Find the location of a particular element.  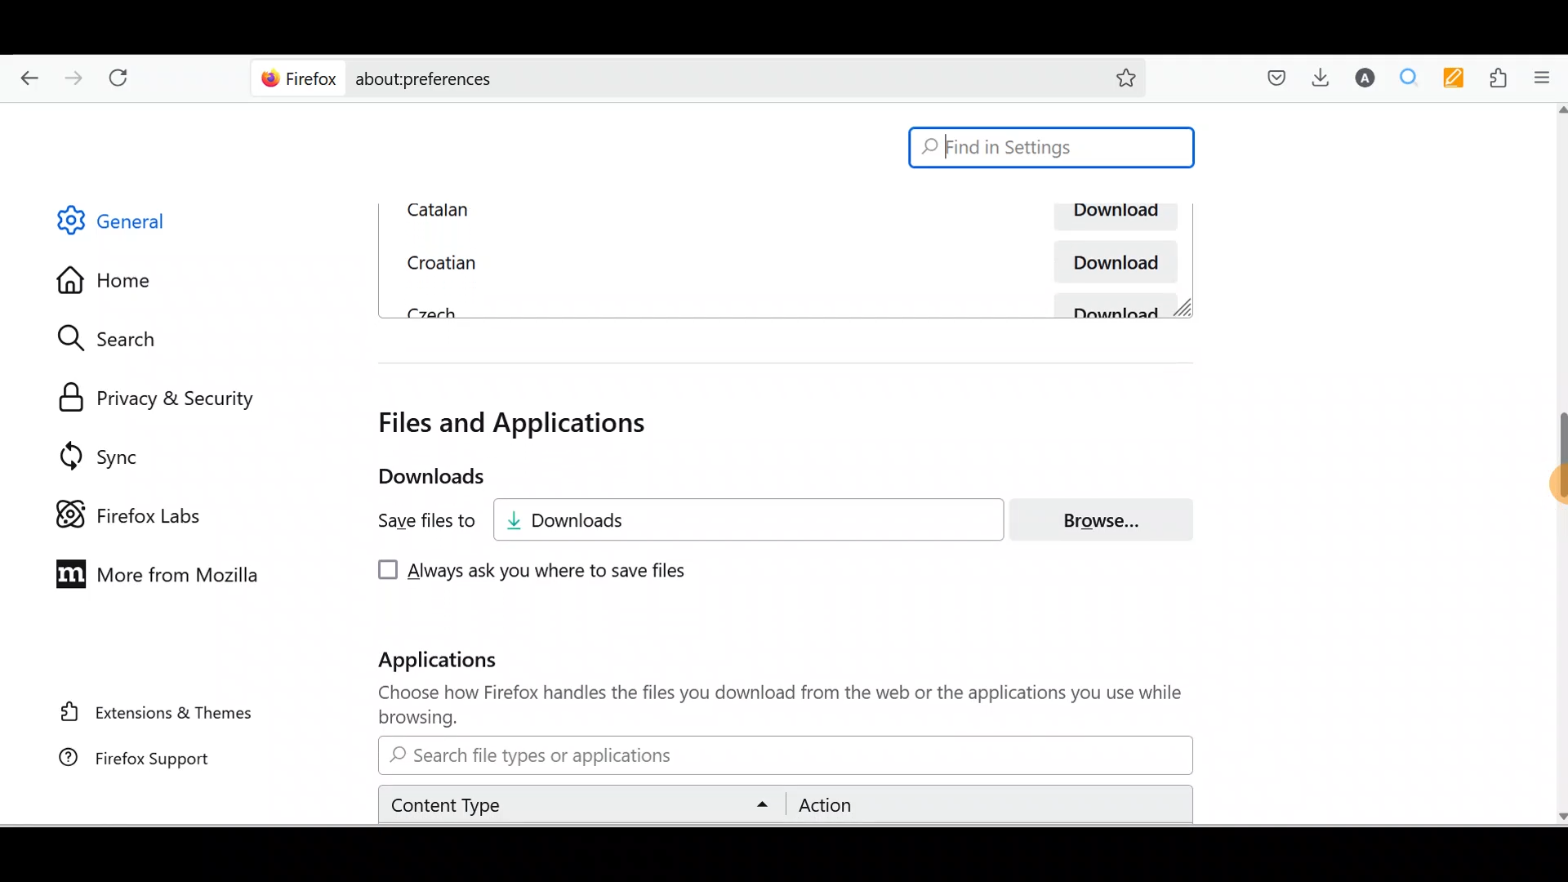

Save to pocket is located at coordinates (1270, 78).